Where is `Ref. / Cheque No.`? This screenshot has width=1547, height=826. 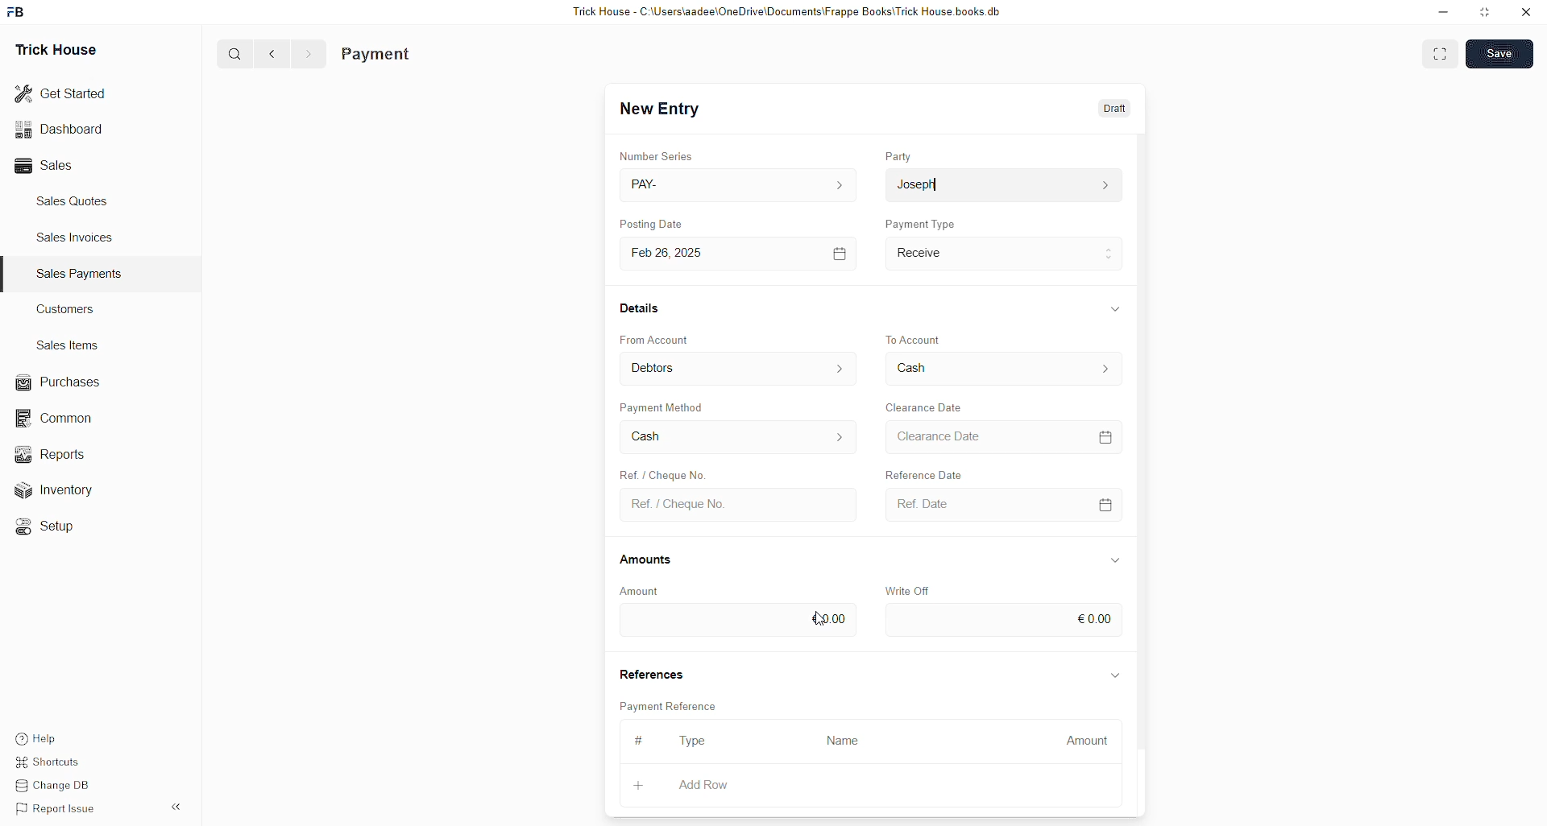
Ref. / Cheque No. is located at coordinates (741, 506).